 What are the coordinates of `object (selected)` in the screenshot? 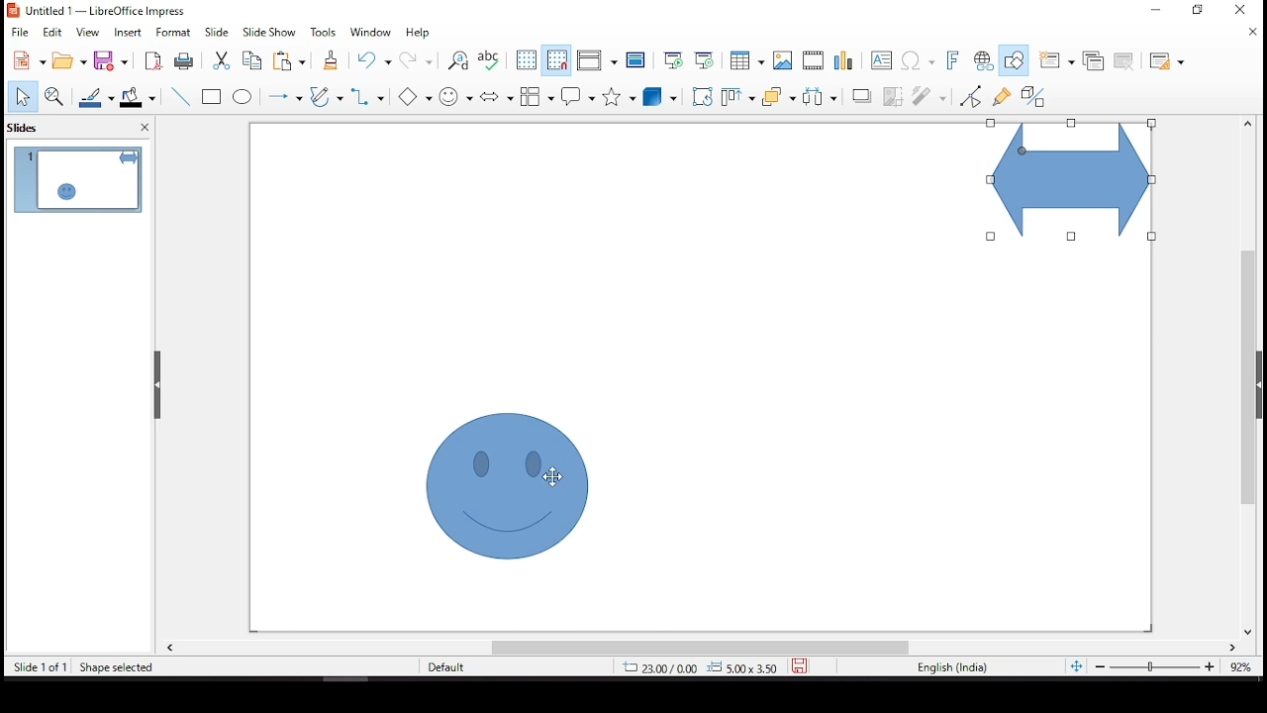 It's located at (1067, 182).